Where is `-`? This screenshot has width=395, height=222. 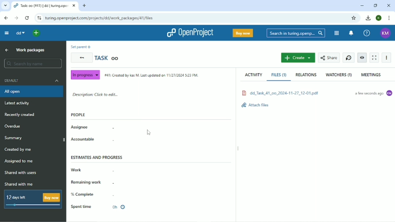
- is located at coordinates (115, 170).